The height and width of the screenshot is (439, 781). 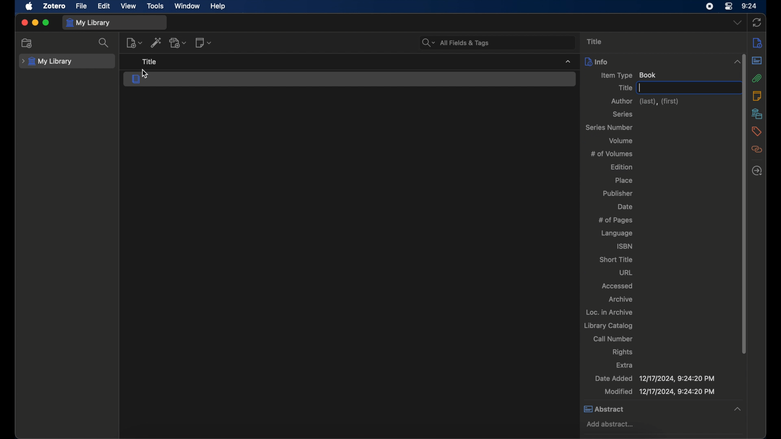 What do you see at coordinates (156, 42) in the screenshot?
I see `add items` at bounding box center [156, 42].